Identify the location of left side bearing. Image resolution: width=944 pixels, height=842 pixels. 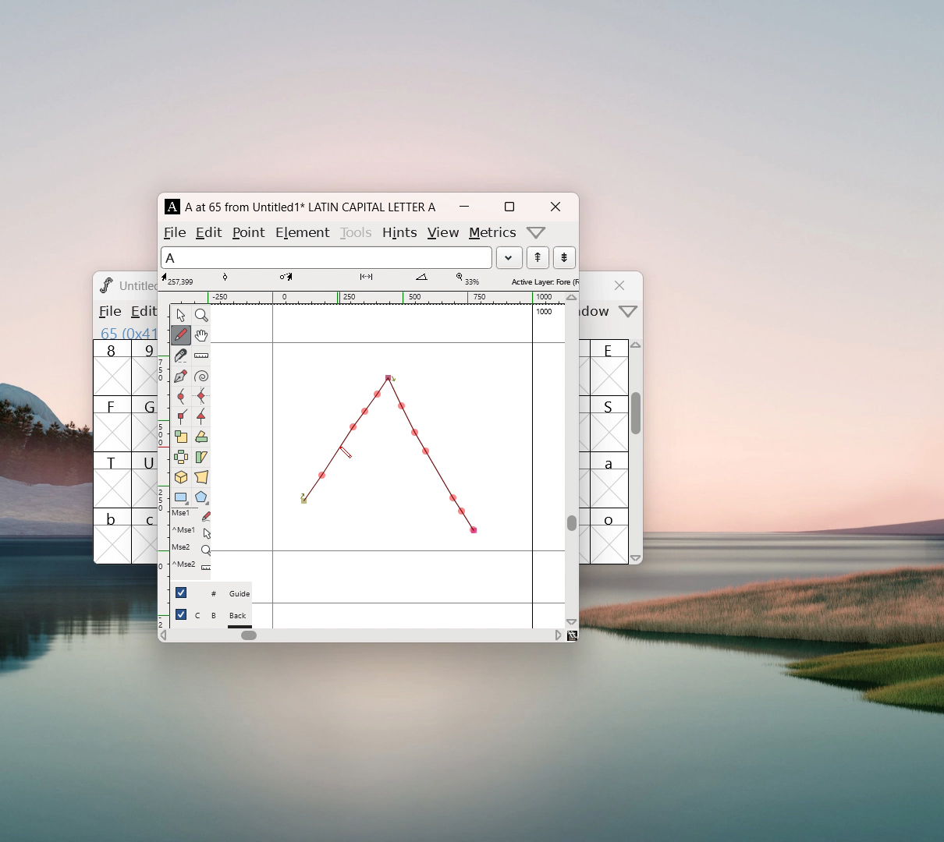
(273, 465).